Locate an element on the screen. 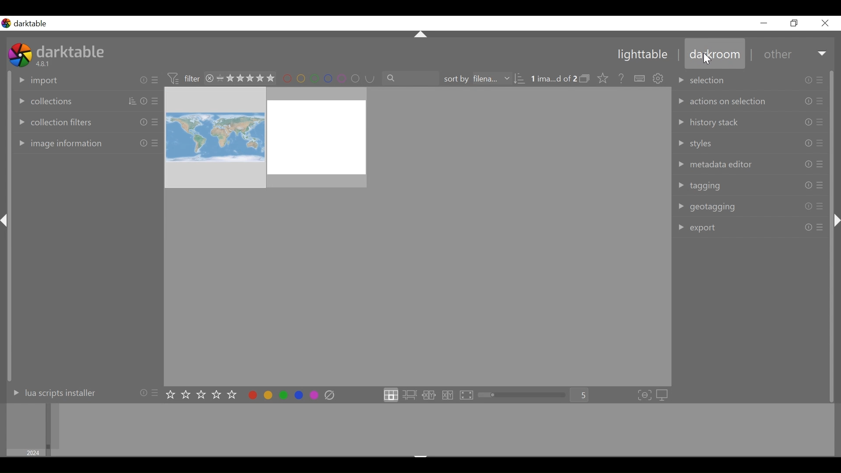  Import is located at coordinates (85, 80).